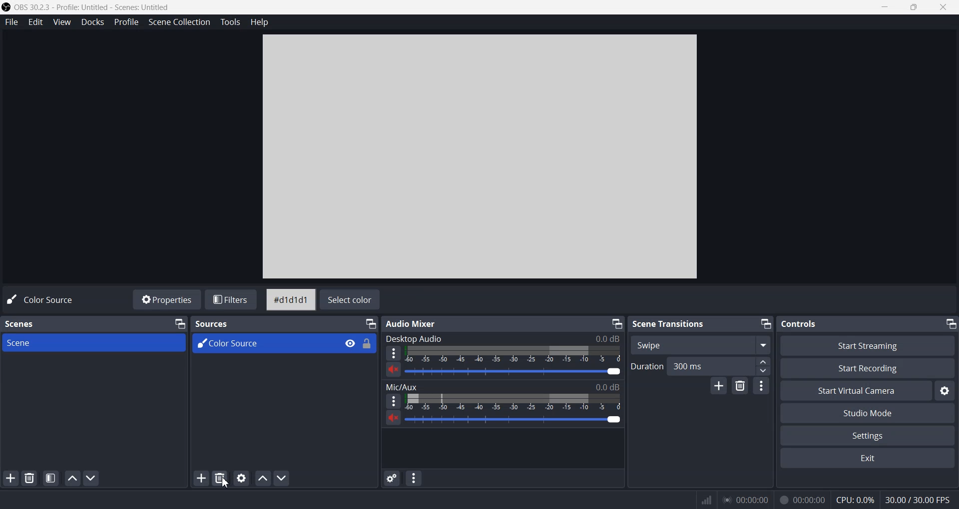 The image size is (959, 509). I want to click on Minimize, so click(766, 324).